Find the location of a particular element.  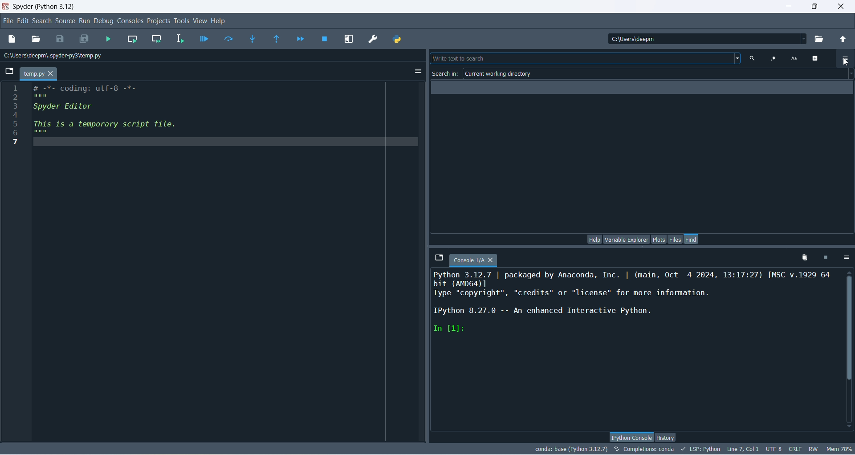

search in is located at coordinates (446, 73).